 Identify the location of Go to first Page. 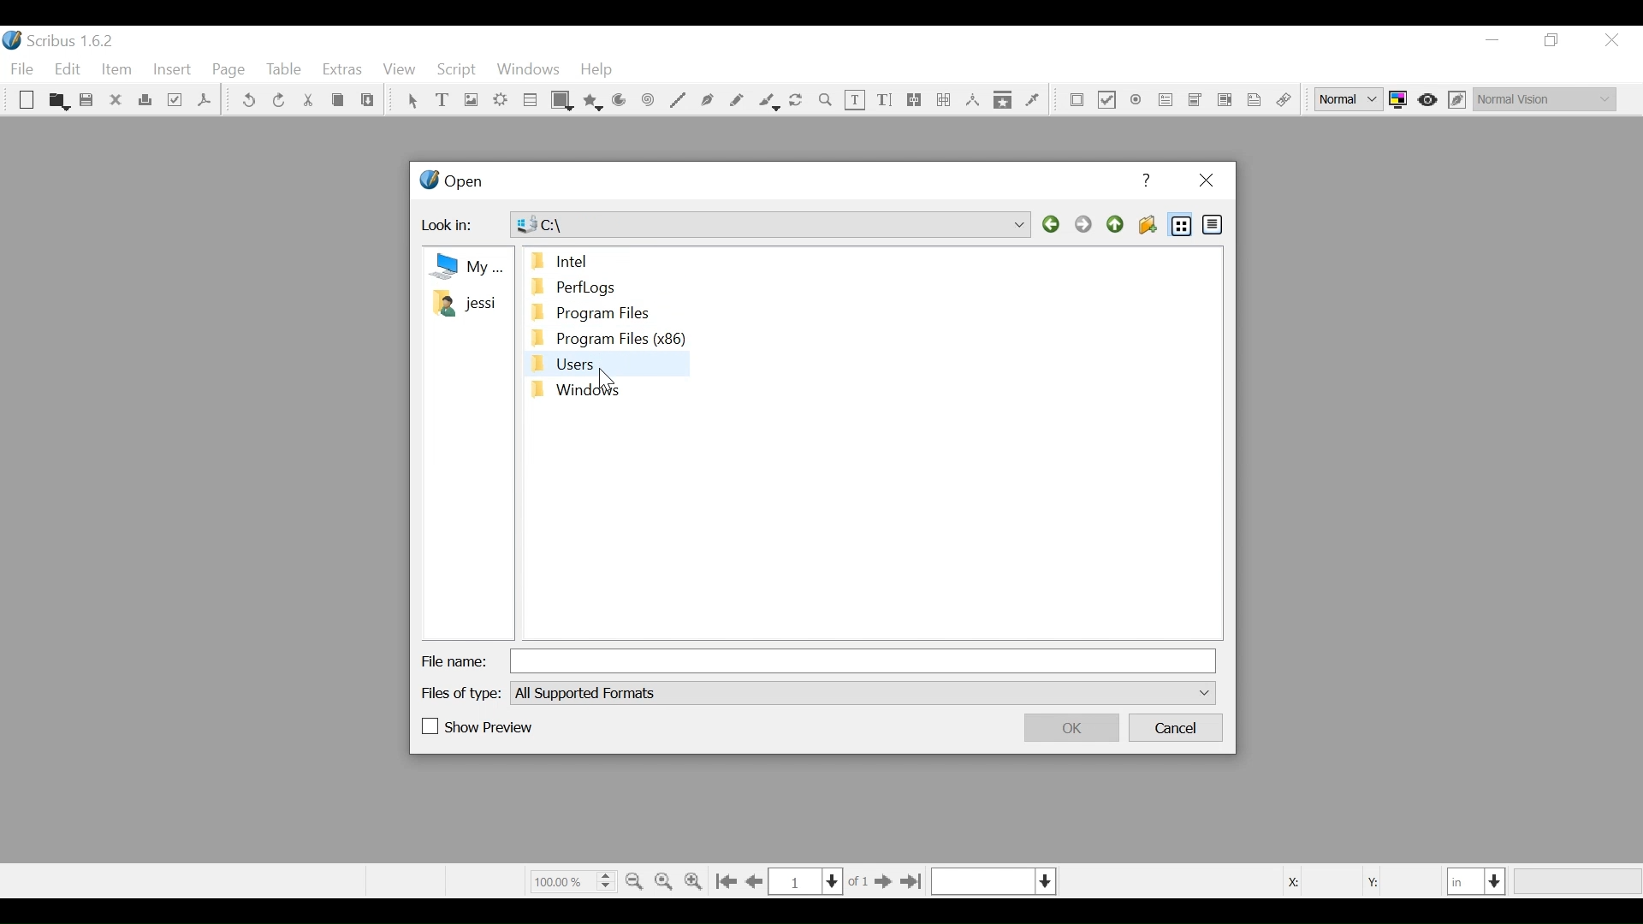
(728, 881).